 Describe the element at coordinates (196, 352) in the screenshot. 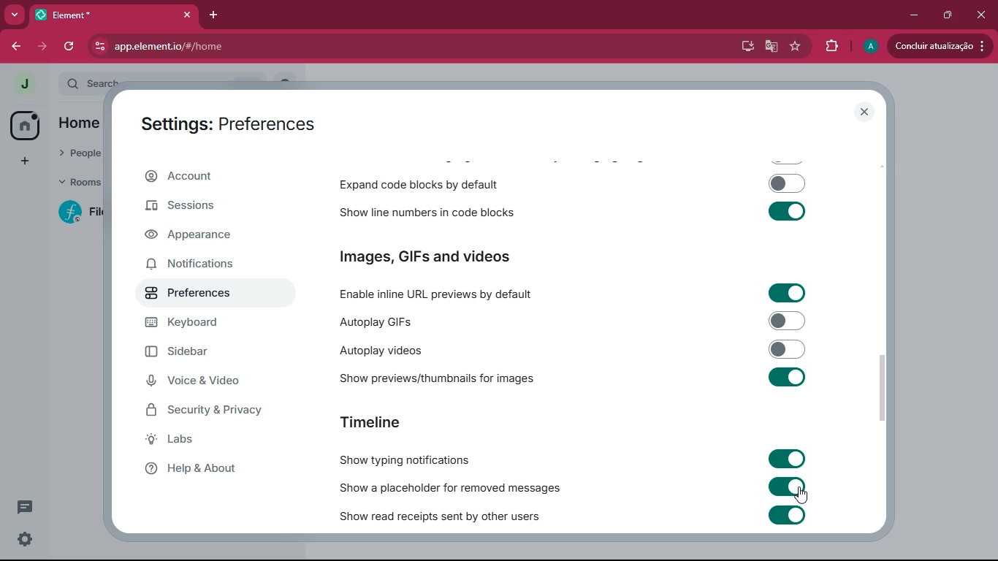

I see `sidebar` at that location.